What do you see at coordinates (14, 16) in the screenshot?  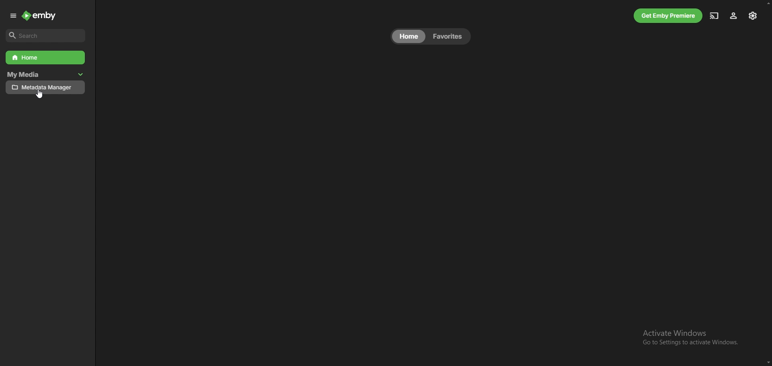 I see `expand` at bounding box center [14, 16].